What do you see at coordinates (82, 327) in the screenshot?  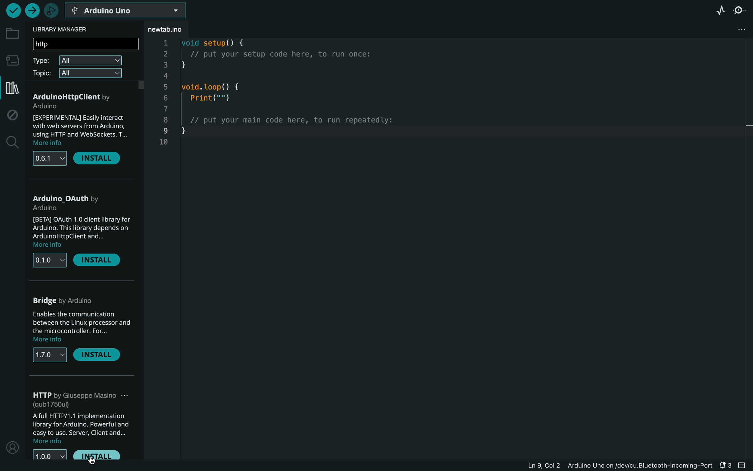 I see `description` at bounding box center [82, 327].